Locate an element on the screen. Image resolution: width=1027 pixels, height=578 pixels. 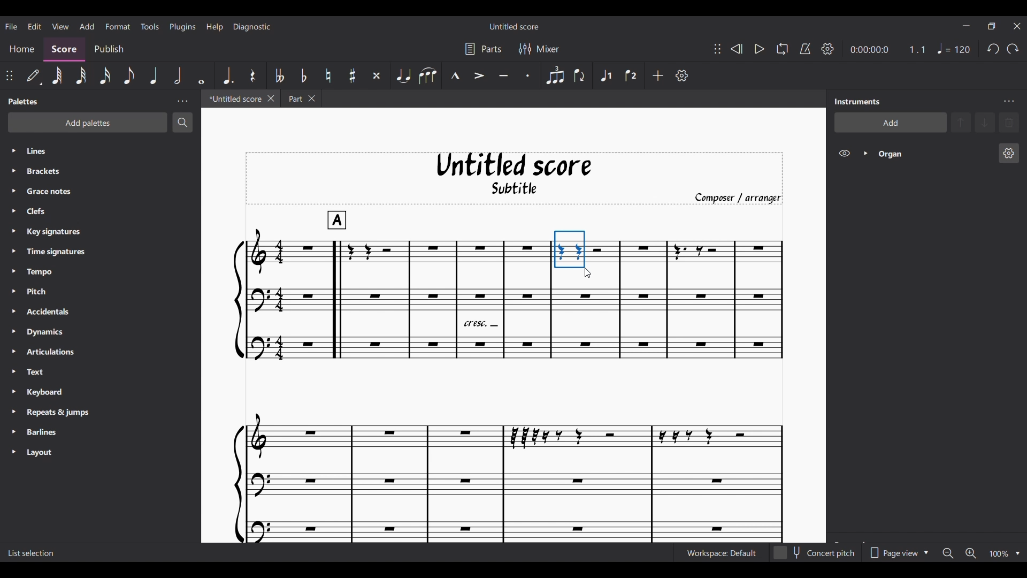
Publish section is located at coordinates (109, 50).